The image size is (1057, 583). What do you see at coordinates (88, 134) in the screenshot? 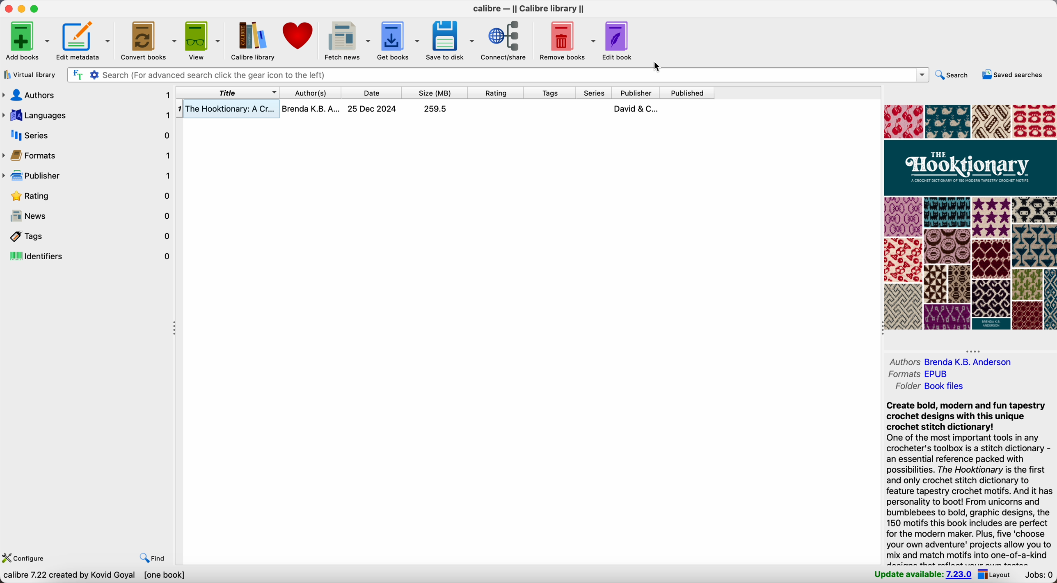
I see `series` at bounding box center [88, 134].